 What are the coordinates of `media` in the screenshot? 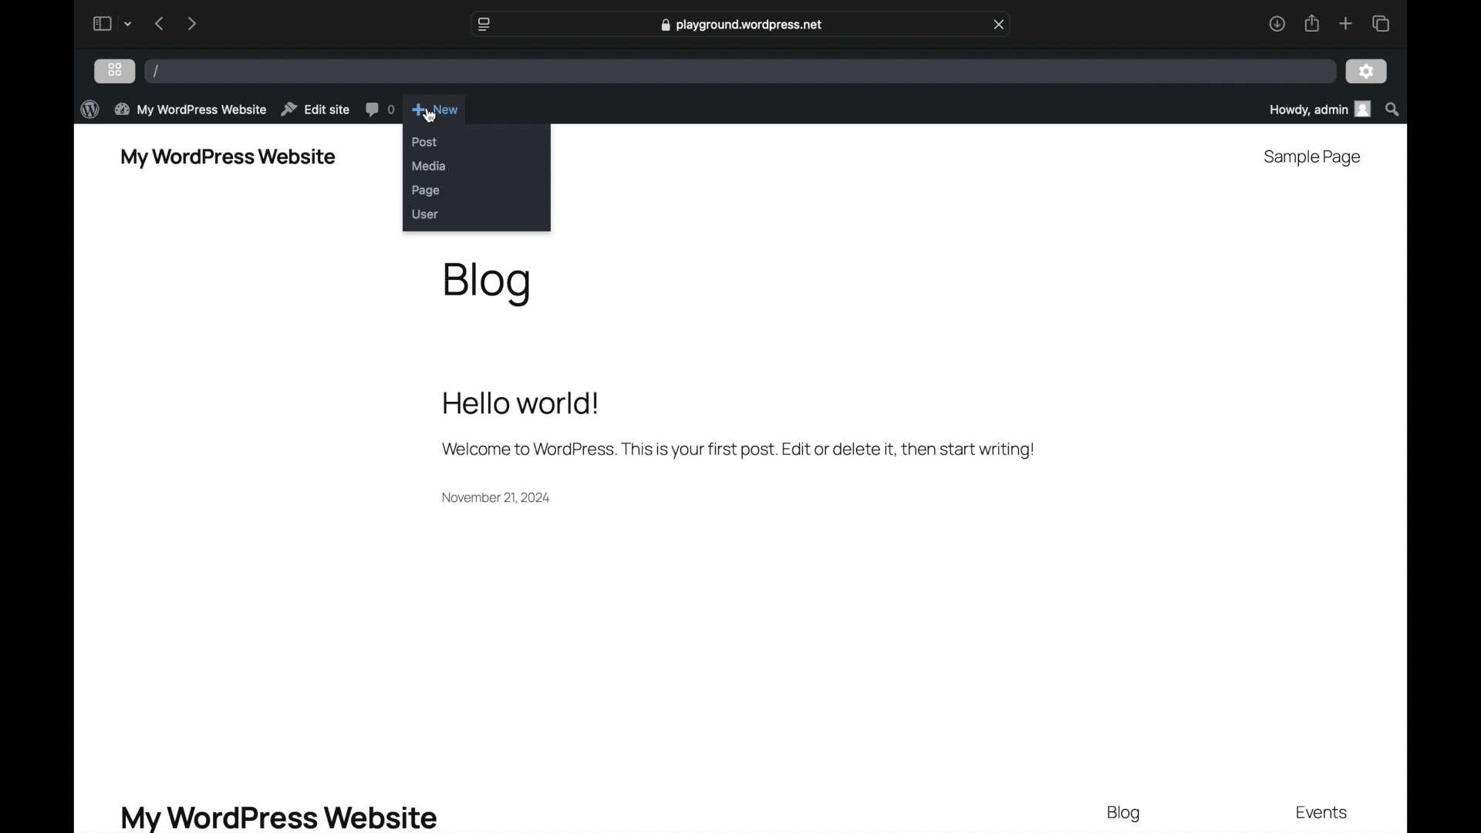 It's located at (429, 166).